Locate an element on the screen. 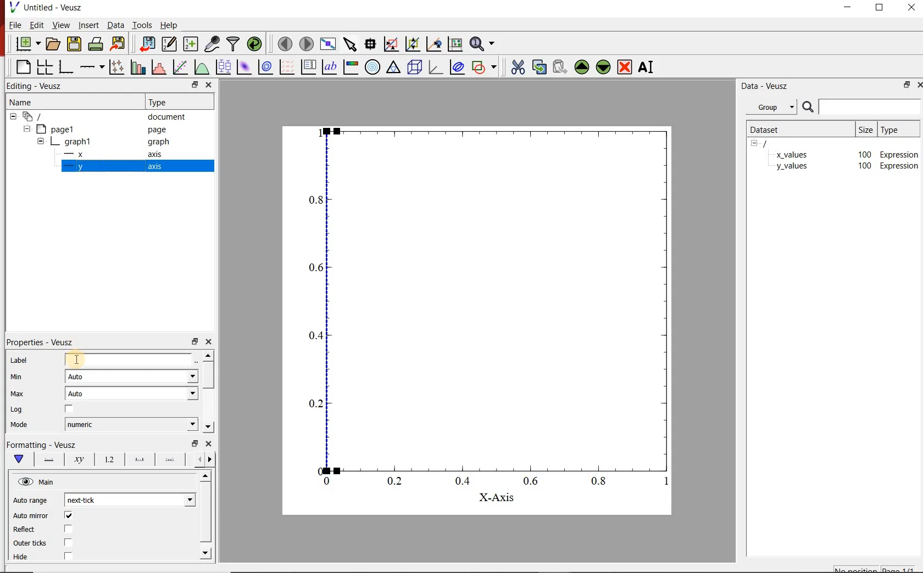 The width and height of the screenshot is (923, 573). hide view is located at coordinates (37, 481).